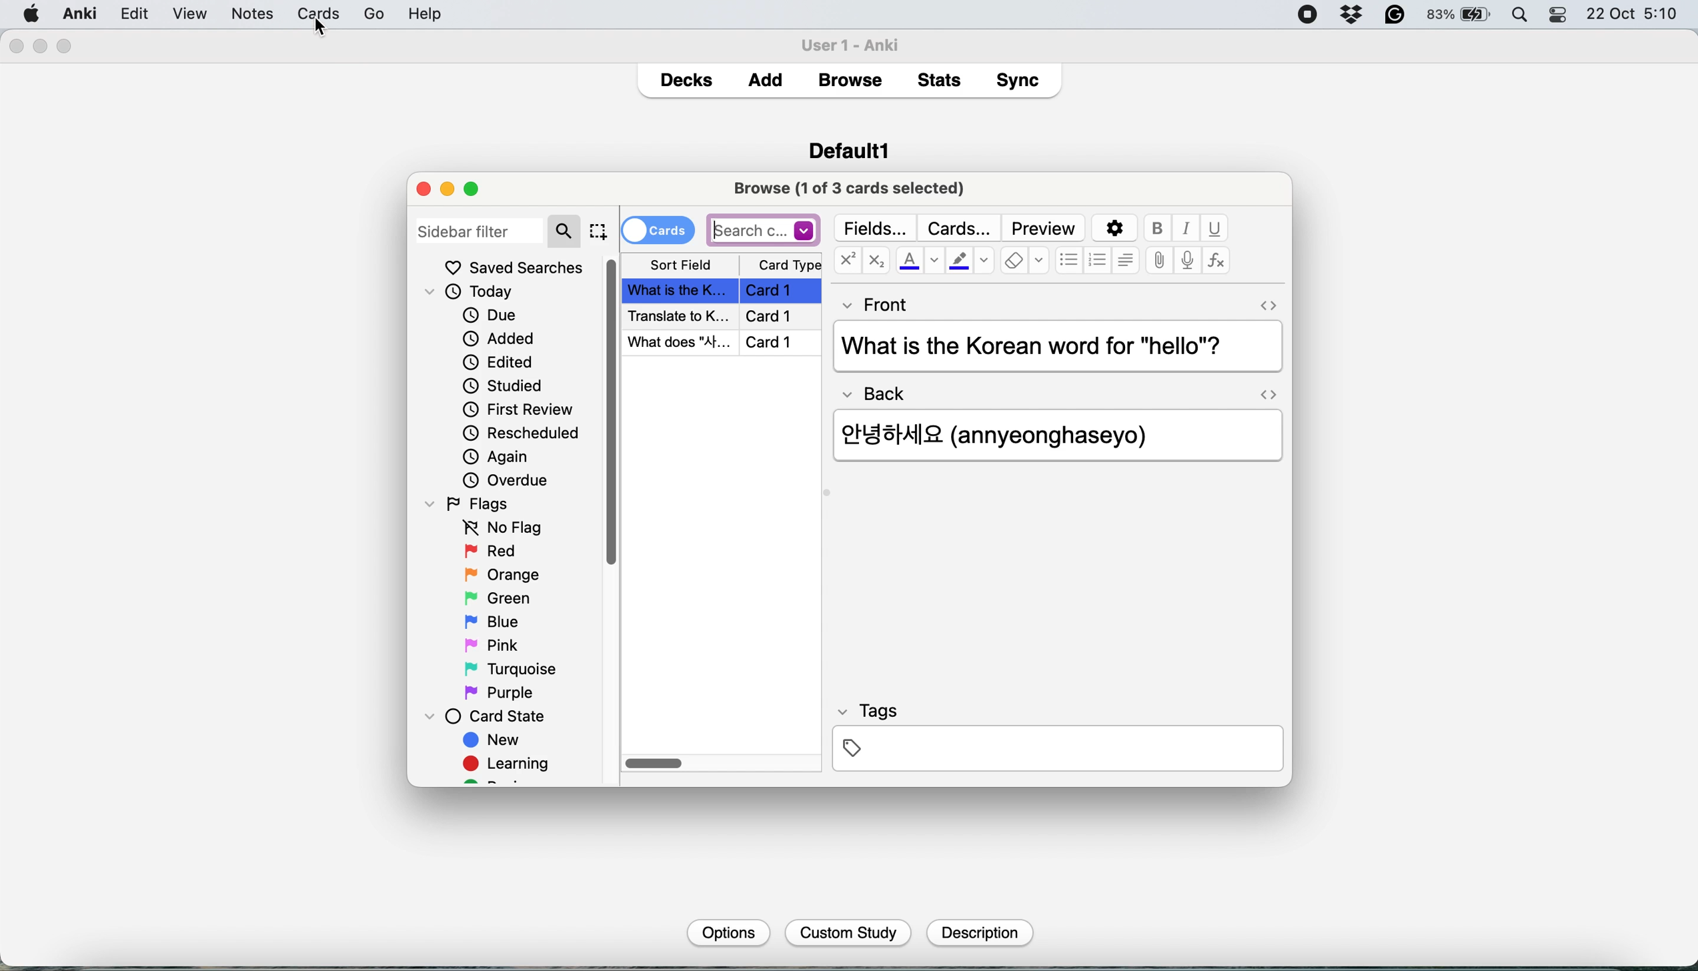 This screenshot has width=1698, height=971. What do you see at coordinates (686, 77) in the screenshot?
I see `Decks` at bounding box center [686, 77].